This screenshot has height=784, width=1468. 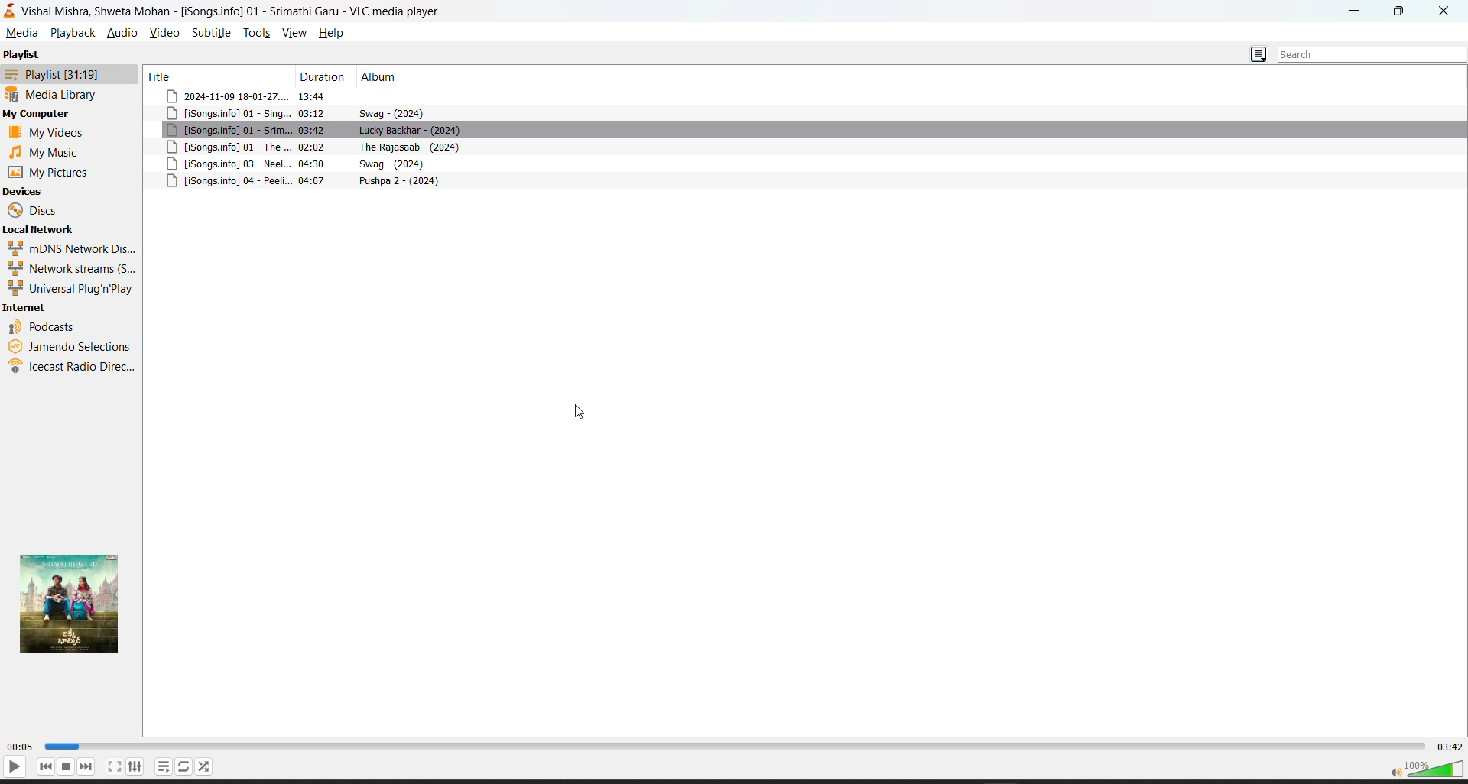 What do you see at coordinates (114, 766) in the screenshot?
I see `fullscreen` at bounding box center [114, 766].